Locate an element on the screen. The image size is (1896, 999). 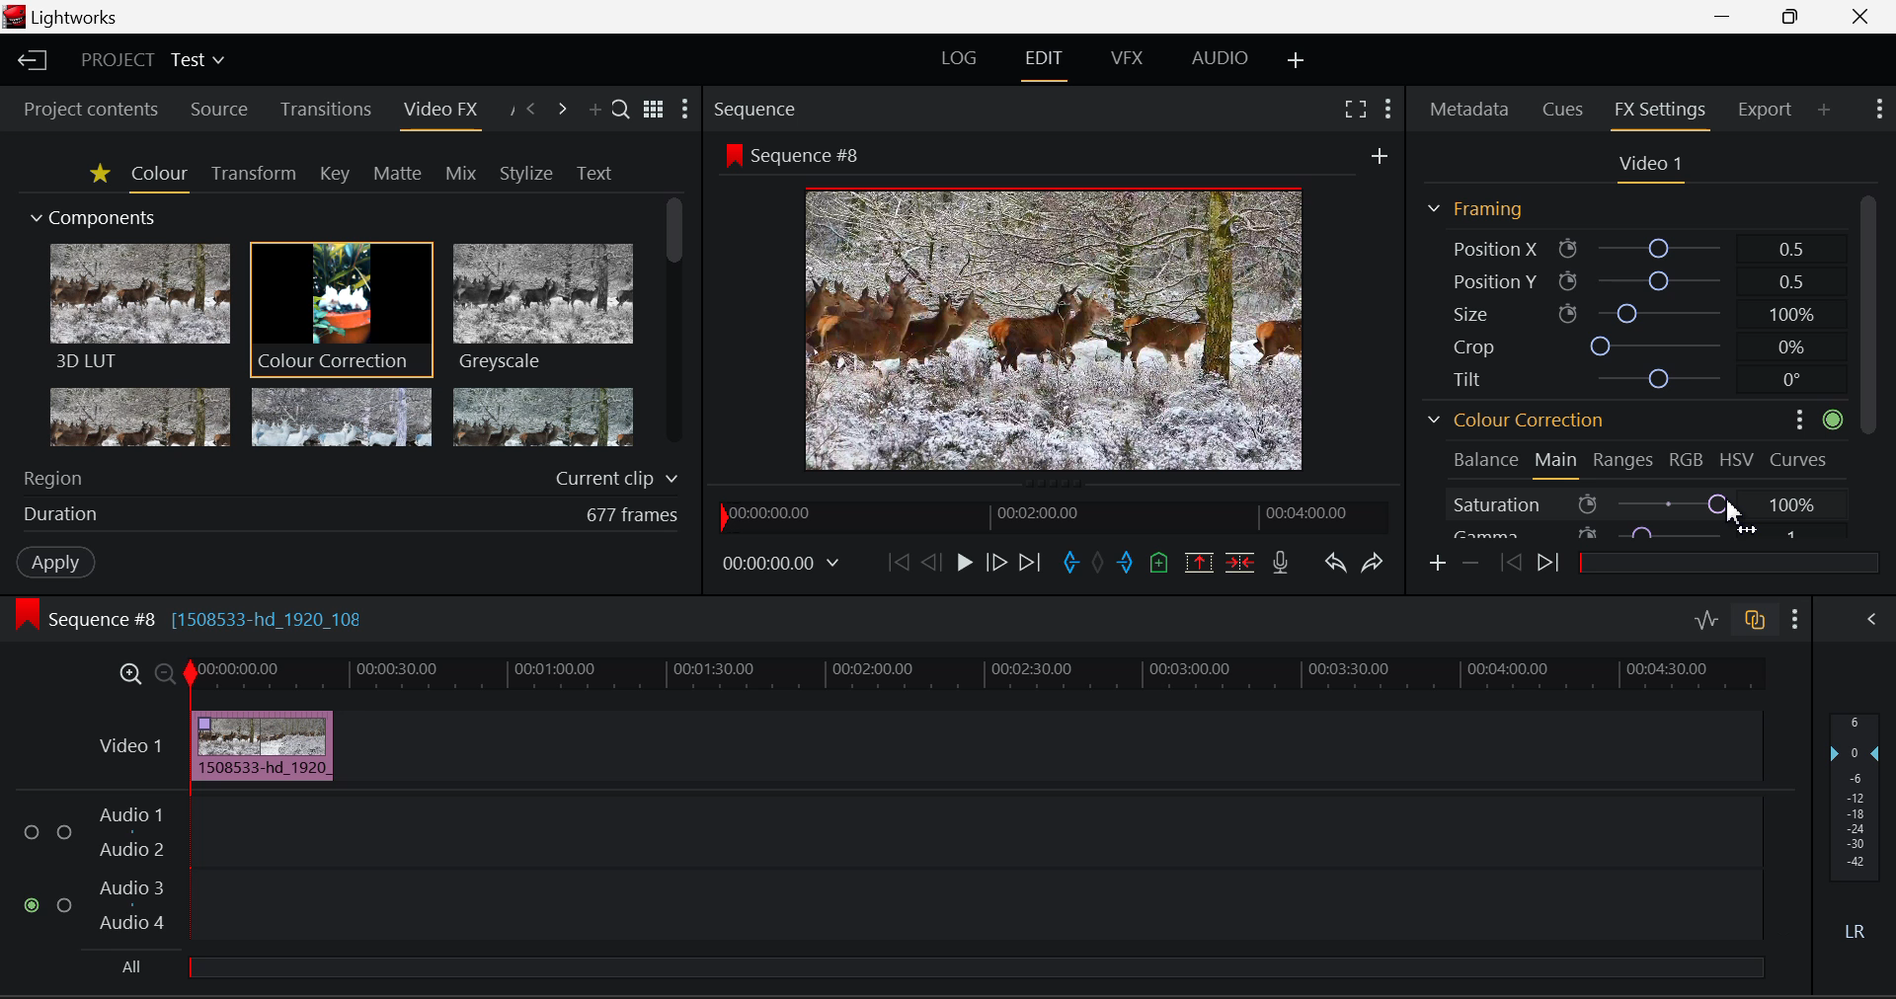
FX Settings Open is located at coordinates (1659, 112).